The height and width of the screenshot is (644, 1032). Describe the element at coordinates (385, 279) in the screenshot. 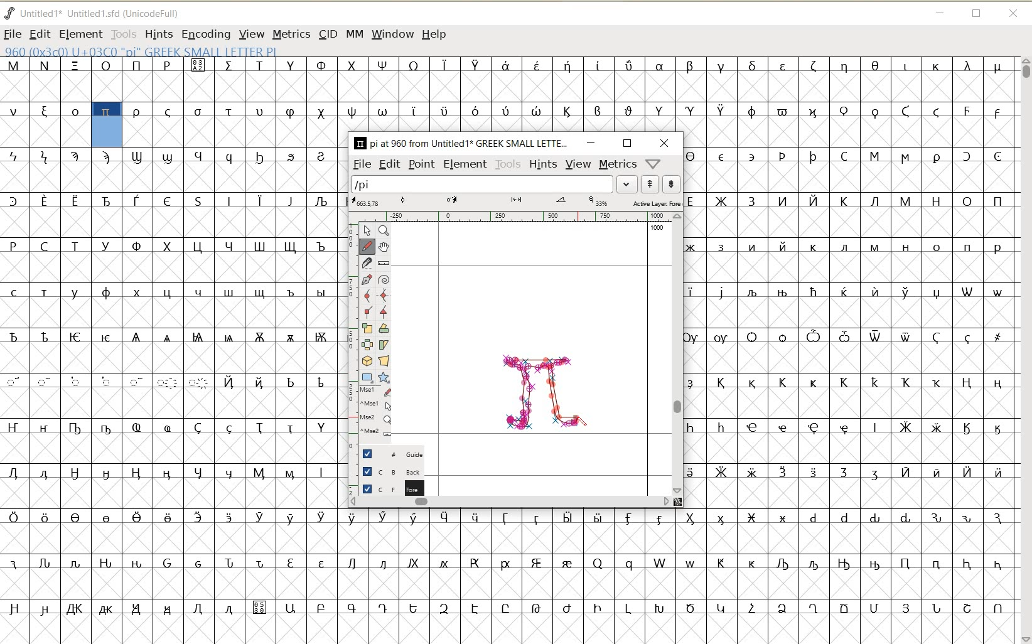

I see `change whether spiro is active or not` at that location.